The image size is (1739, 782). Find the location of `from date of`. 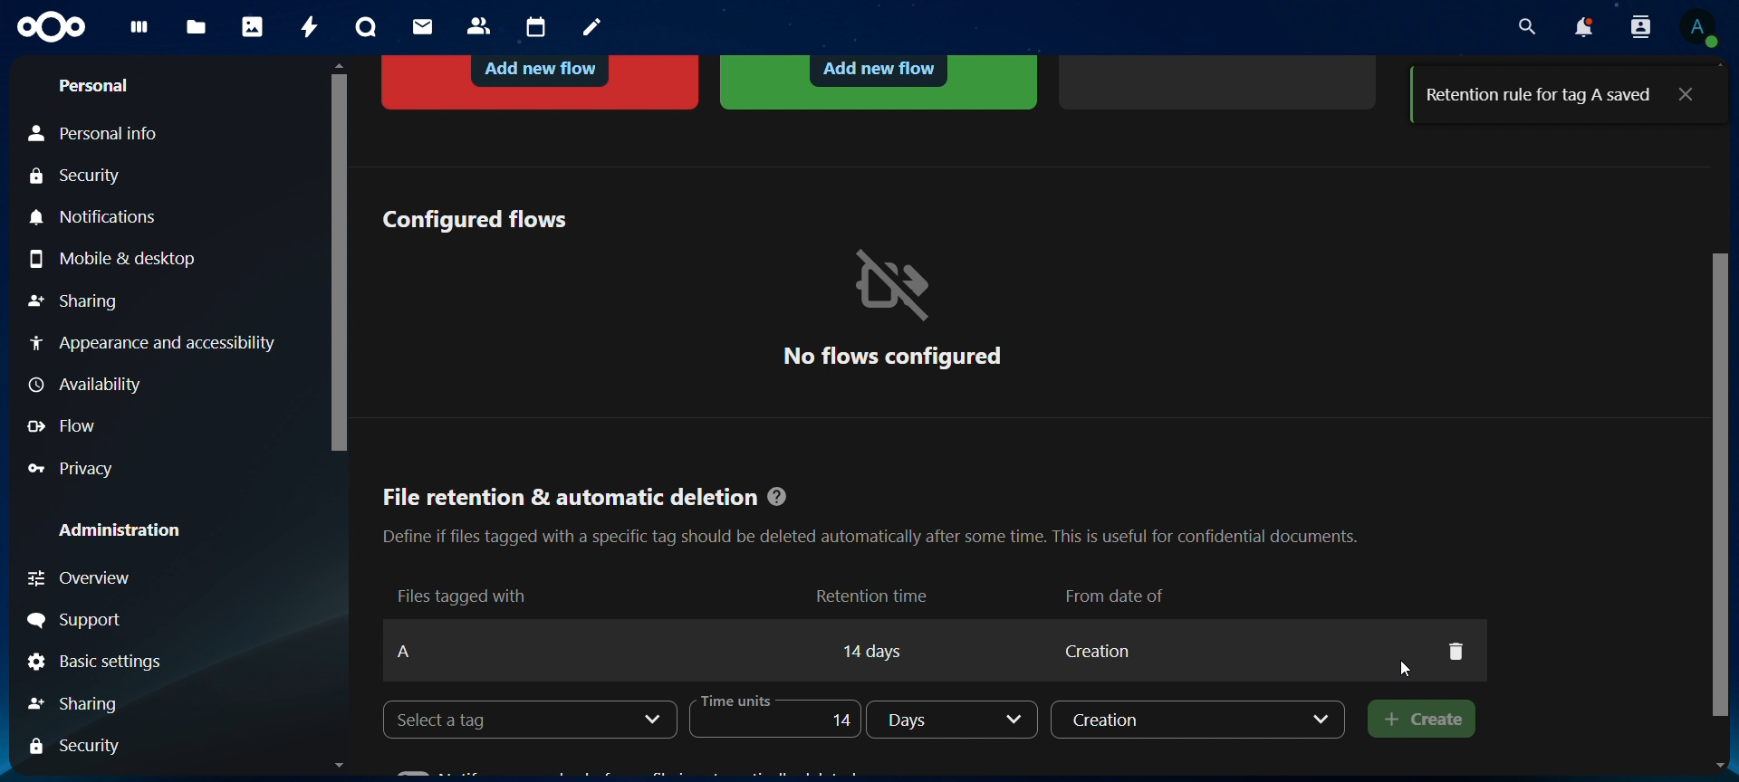

from date of is located at coordinates (1119, 593).